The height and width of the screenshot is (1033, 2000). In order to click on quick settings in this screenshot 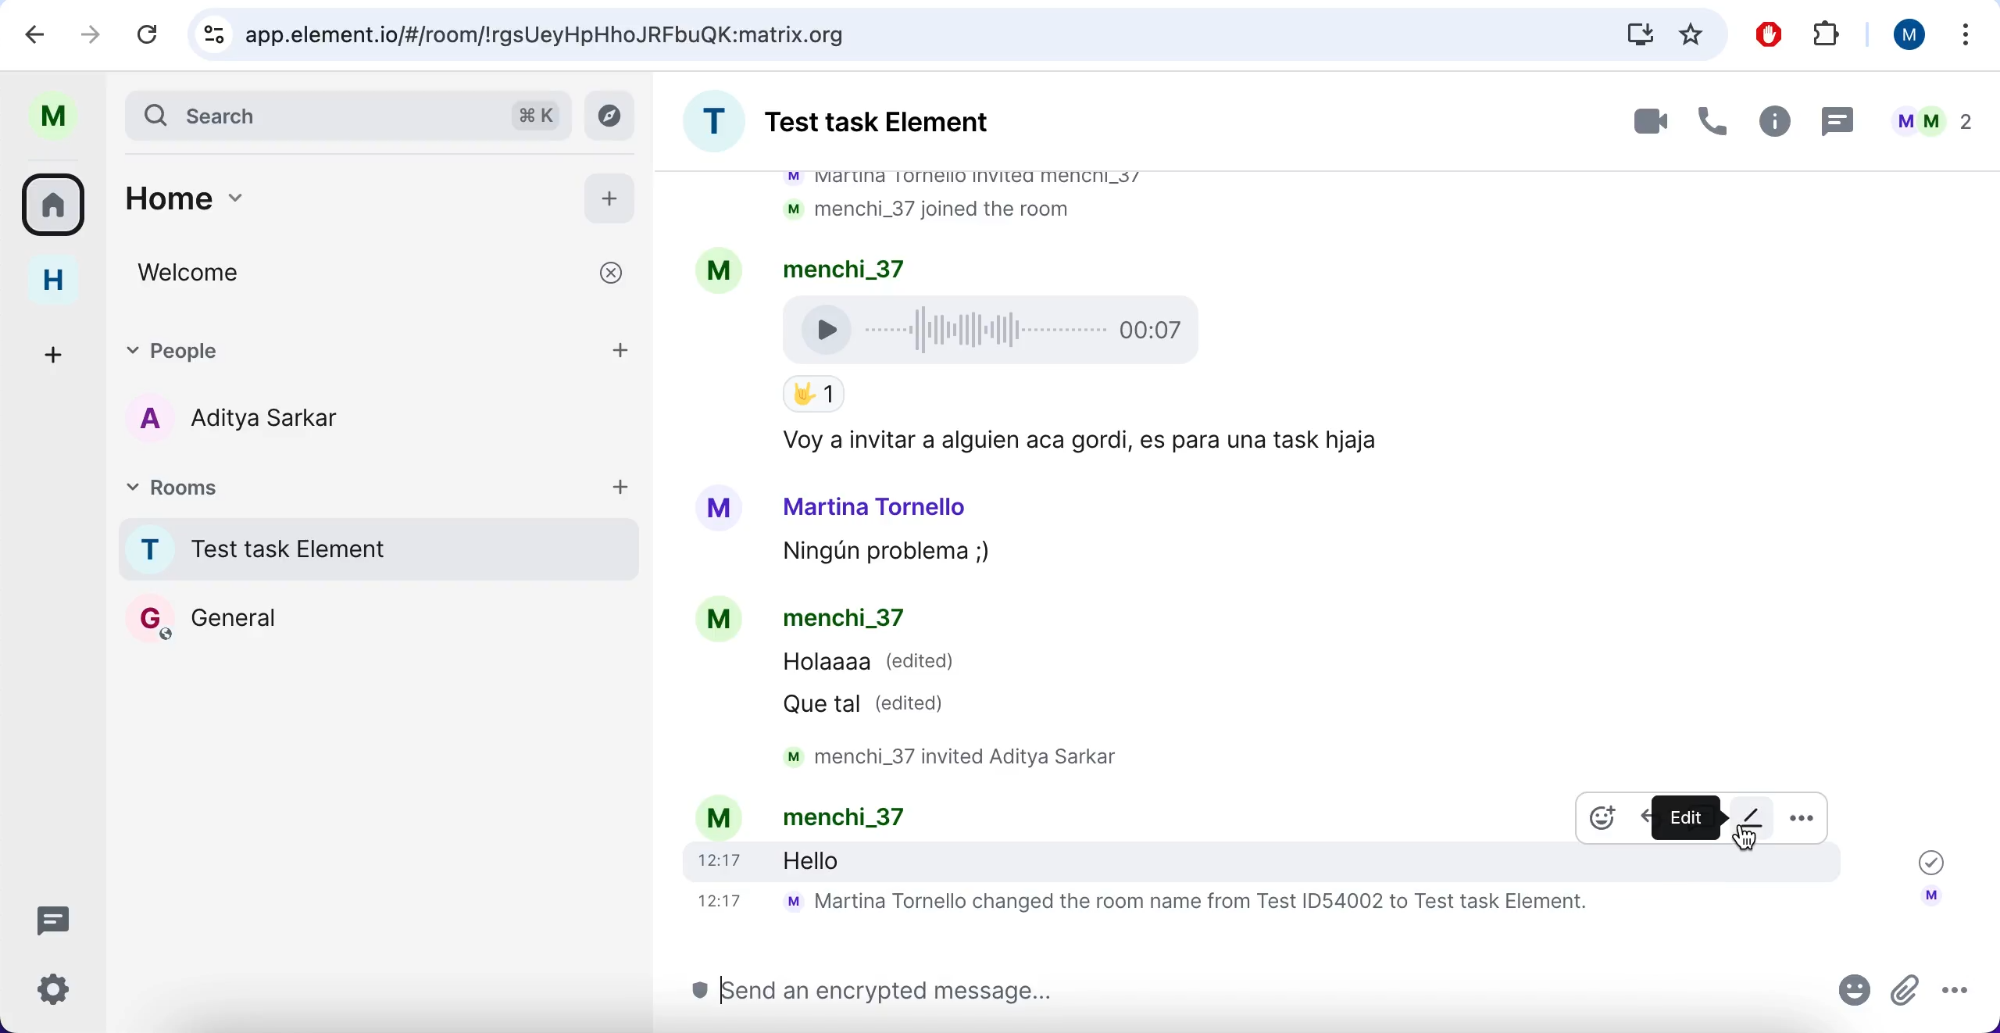, I will do `click(54, 987)`.